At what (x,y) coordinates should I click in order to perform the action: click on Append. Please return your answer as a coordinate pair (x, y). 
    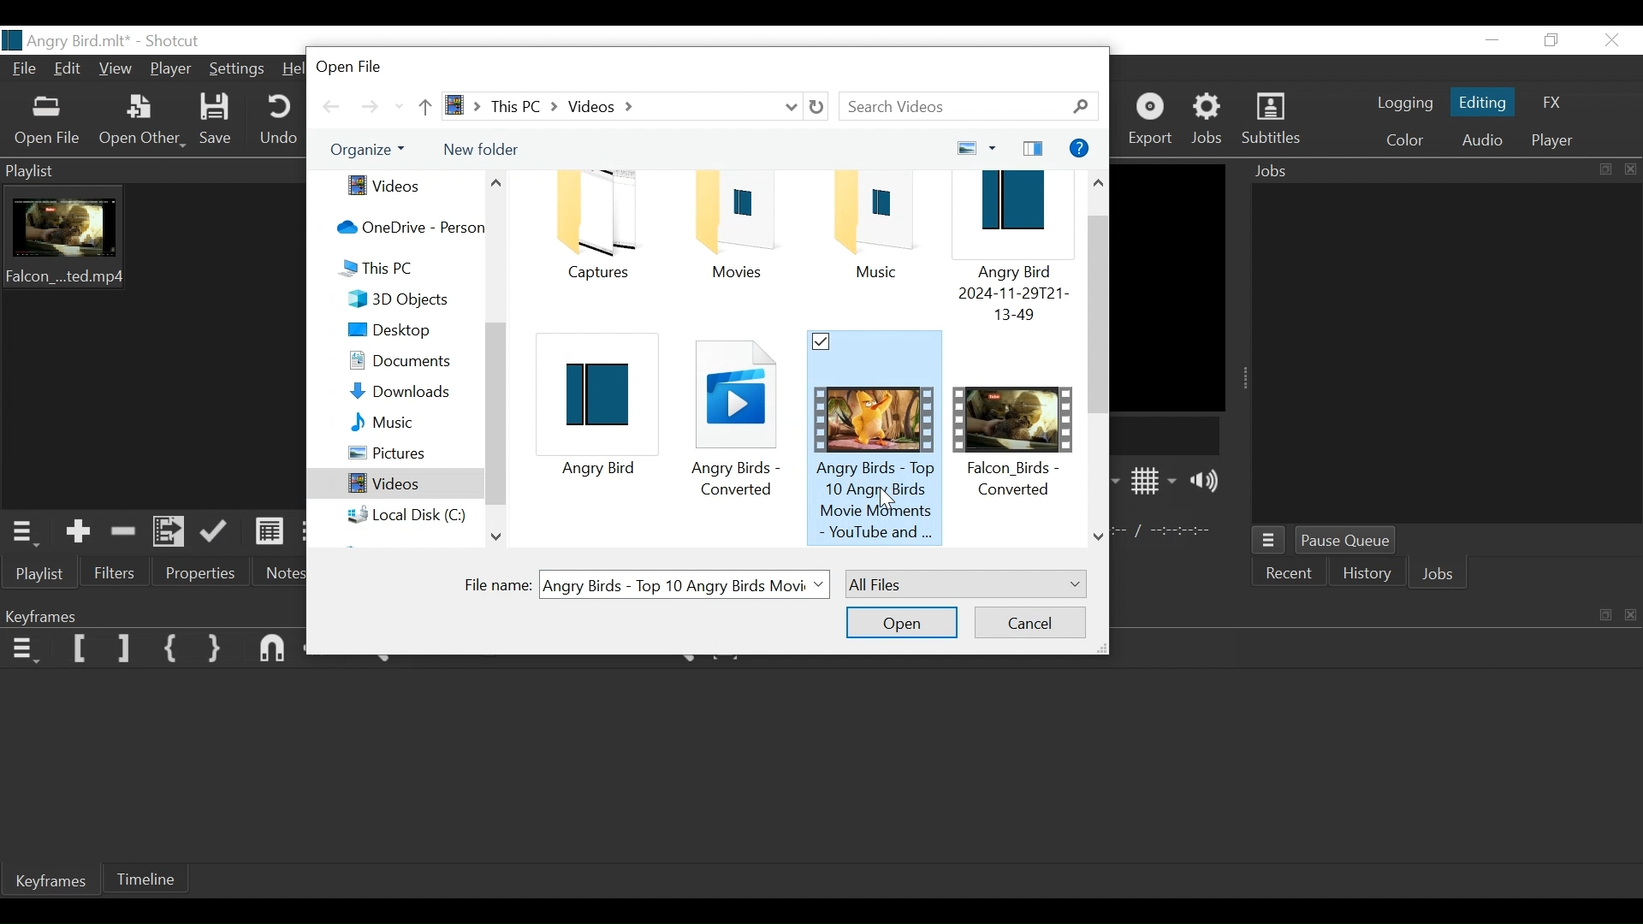
    Looking at the image, I should click on (216, 532).